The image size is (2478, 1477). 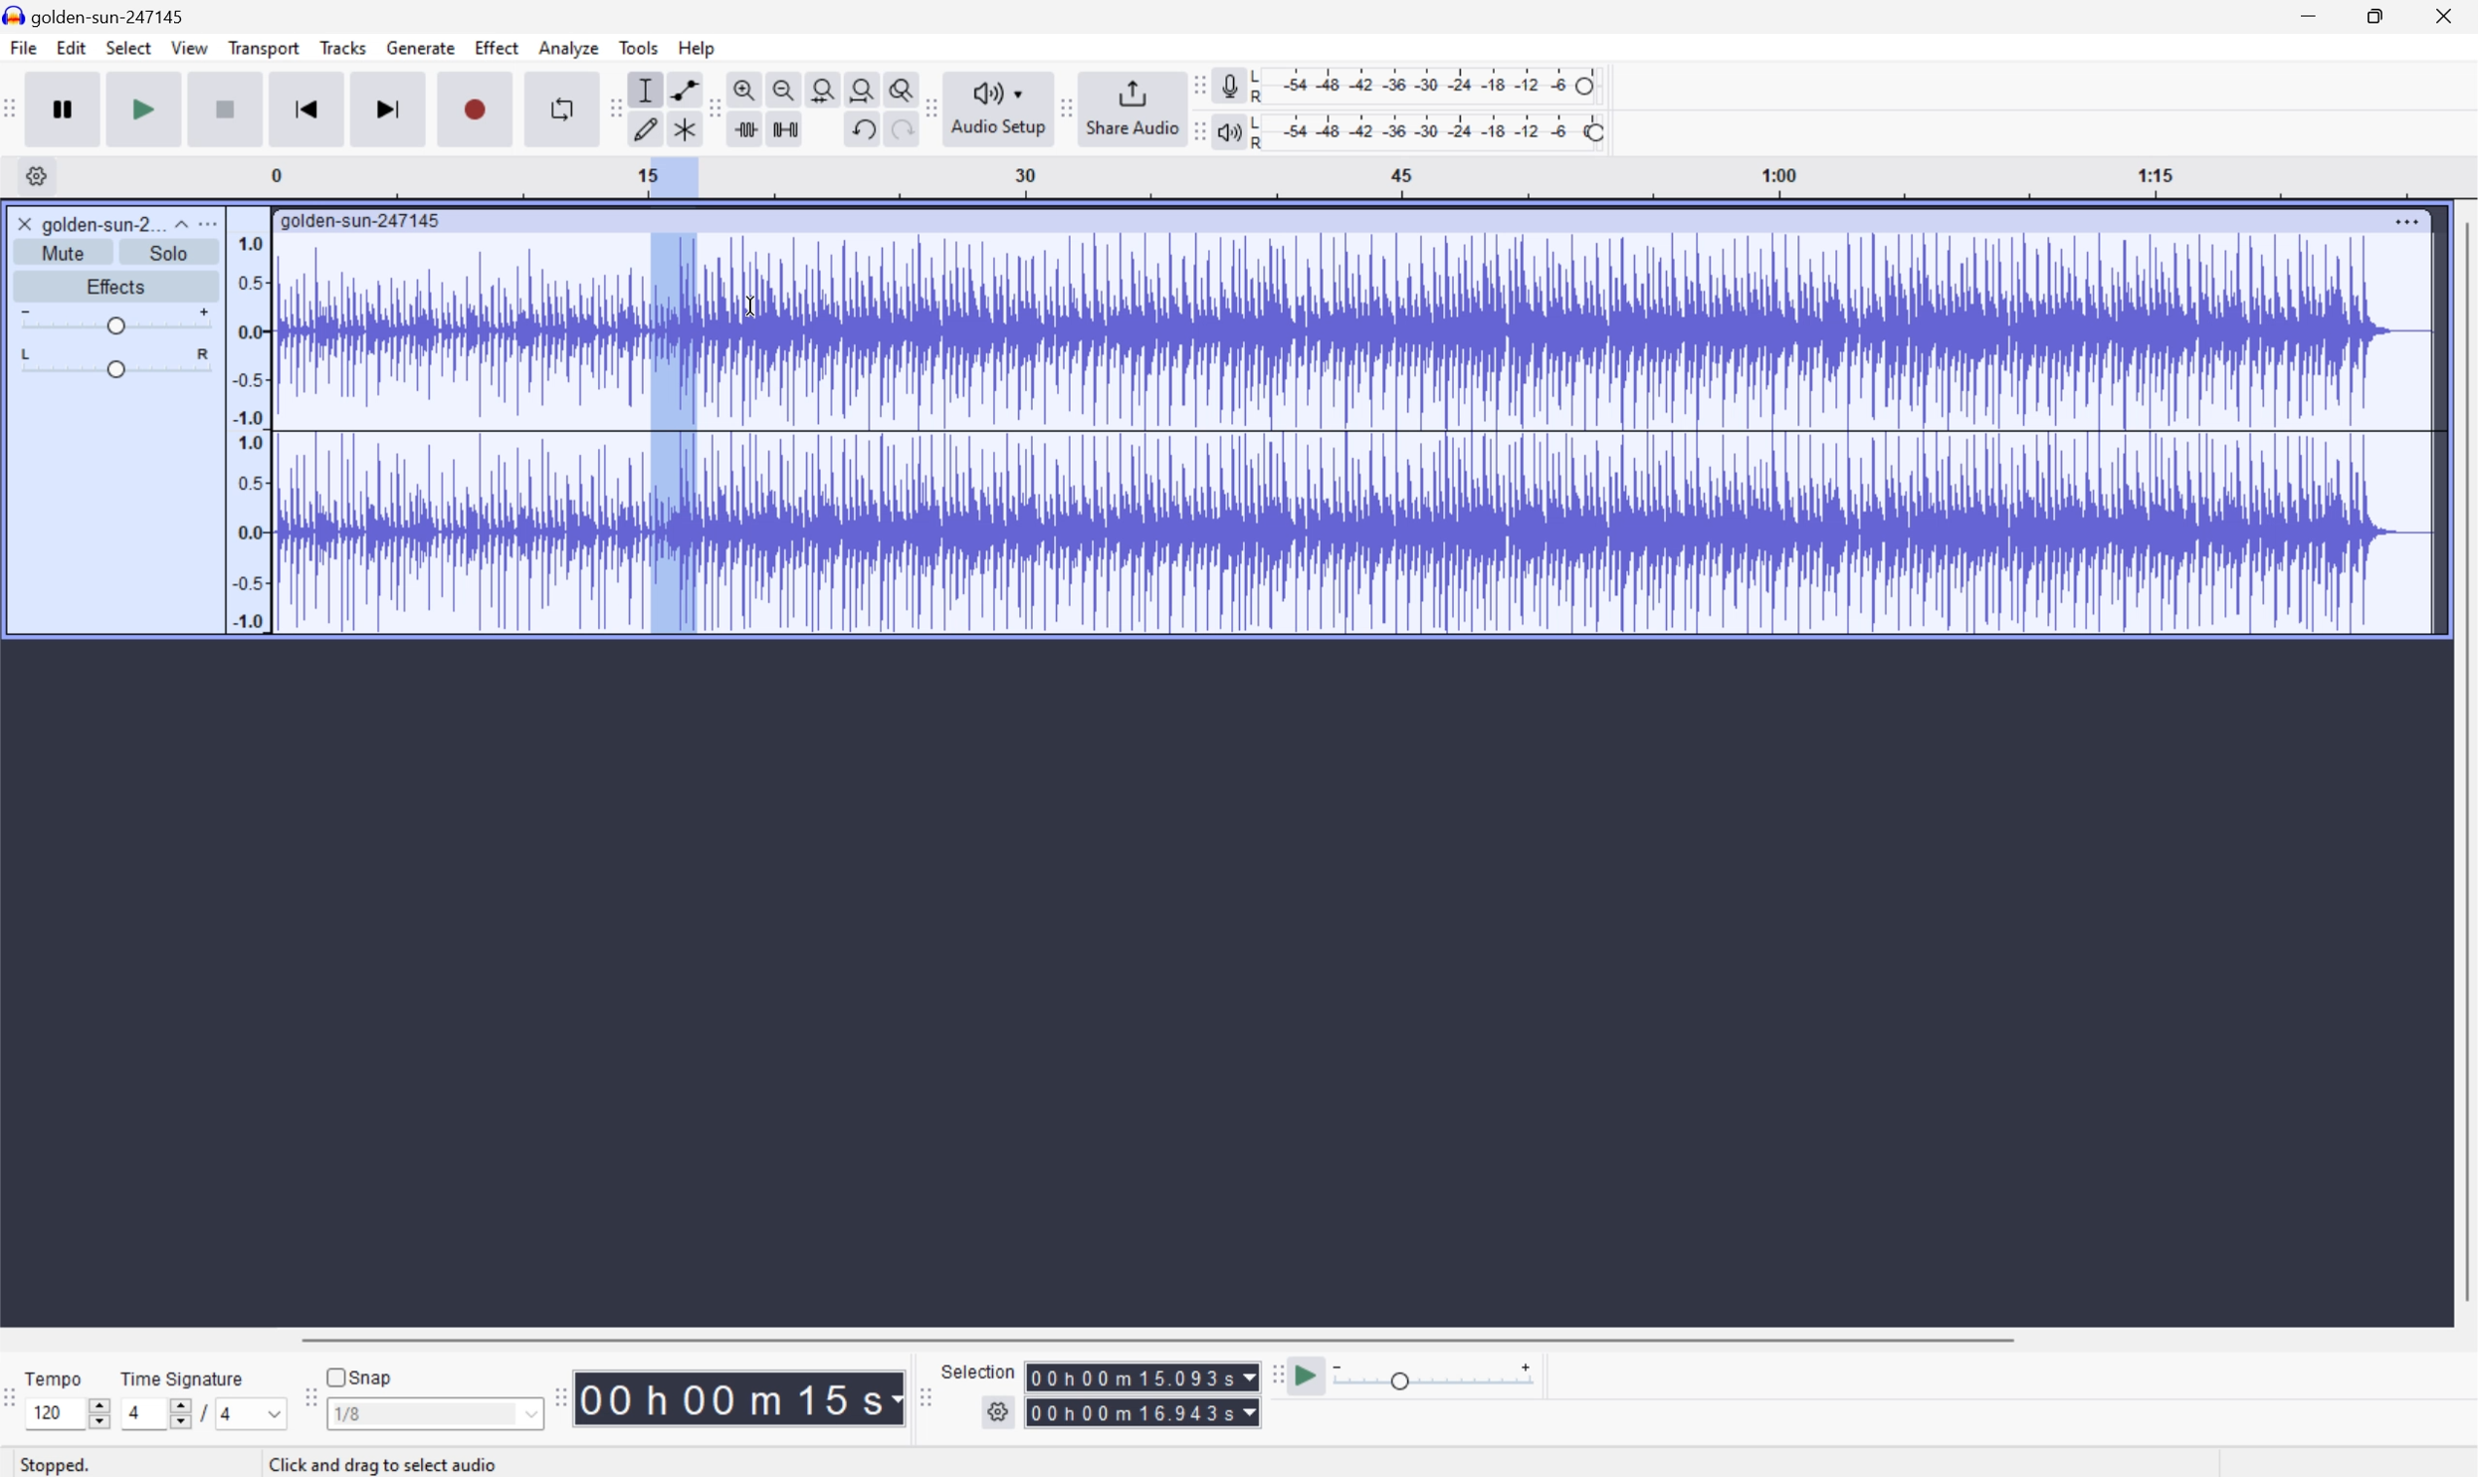 What do you see at coordinates (1431, 128) in the screenshot?
I see `Playback speed: 100%` at bounding box center [1431, 128].